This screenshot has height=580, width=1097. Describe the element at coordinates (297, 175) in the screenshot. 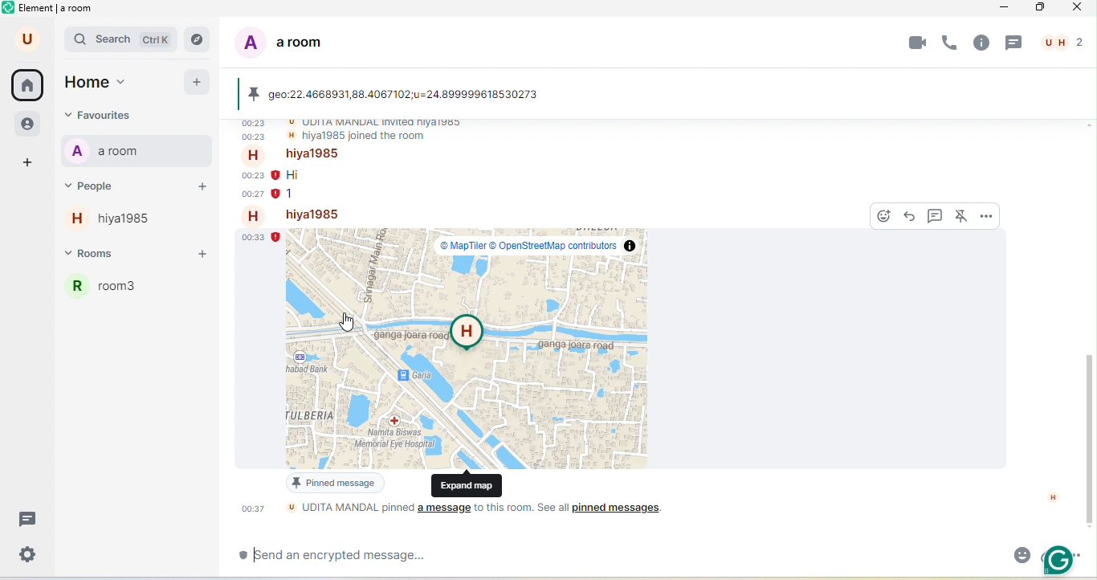

I see `hi` at that location.